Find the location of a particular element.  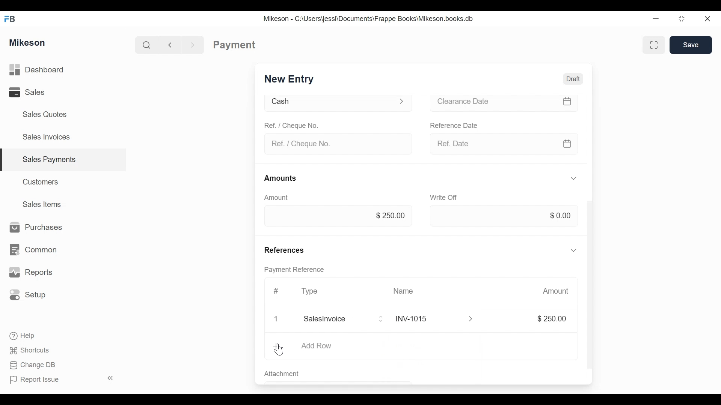

Clearance date is located at coordinates (502, 103).